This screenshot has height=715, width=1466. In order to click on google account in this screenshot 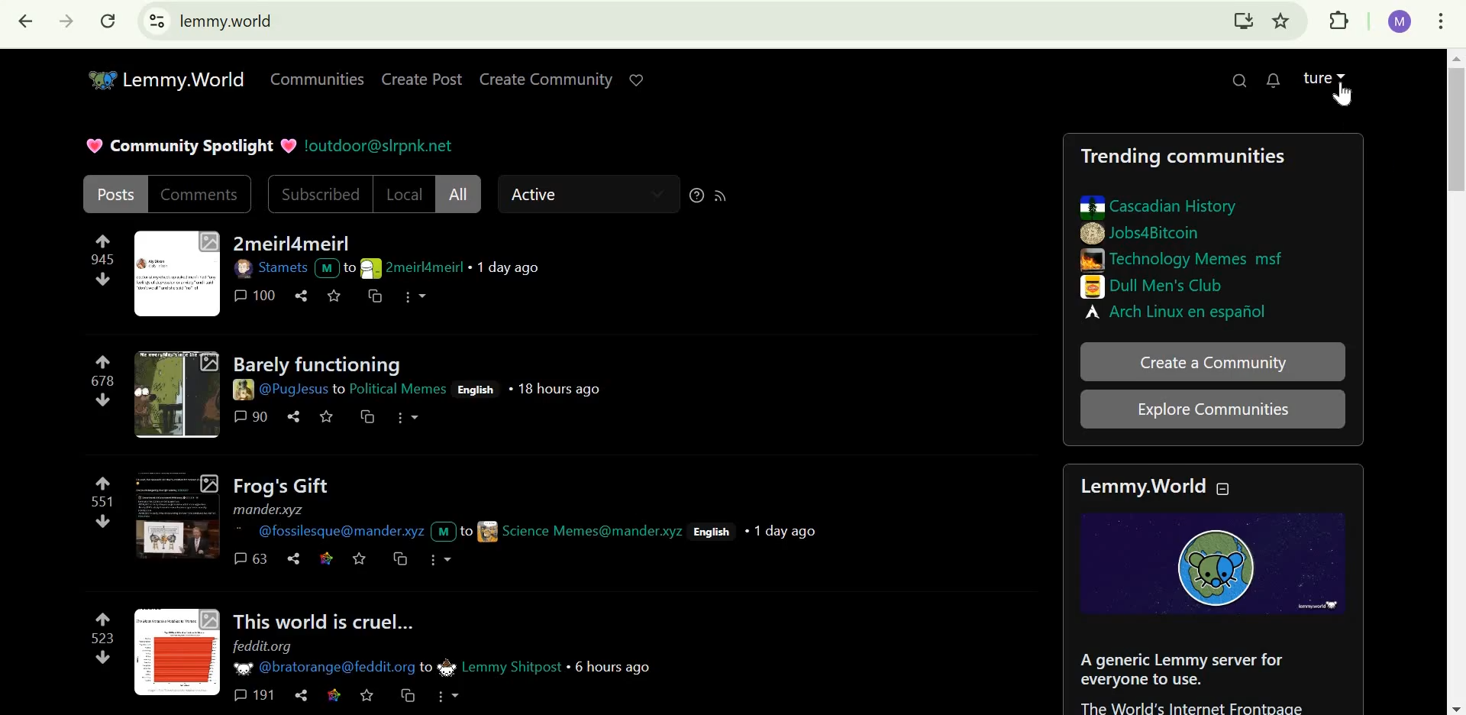, I will do `click(1401, 22)`.